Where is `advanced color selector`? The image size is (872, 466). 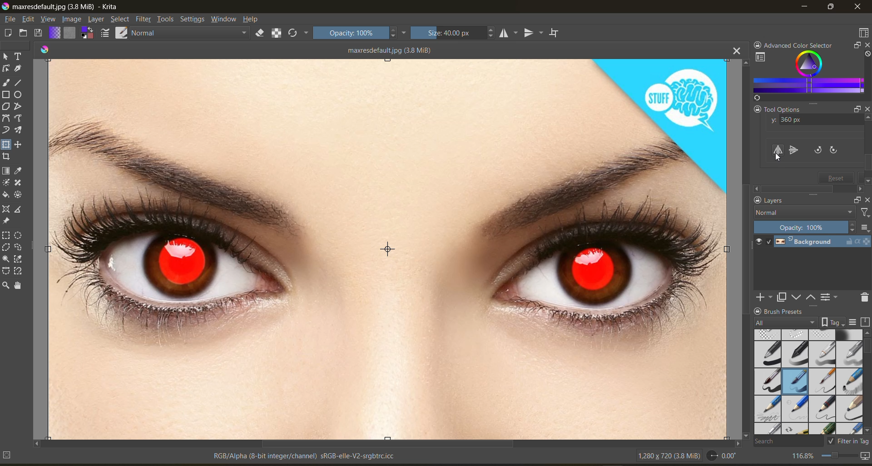 advanced color selector is located at coordinates (807, 75).